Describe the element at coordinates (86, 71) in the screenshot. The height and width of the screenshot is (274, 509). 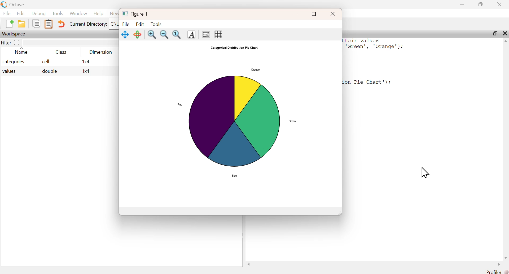
I see `1x4` at that location.